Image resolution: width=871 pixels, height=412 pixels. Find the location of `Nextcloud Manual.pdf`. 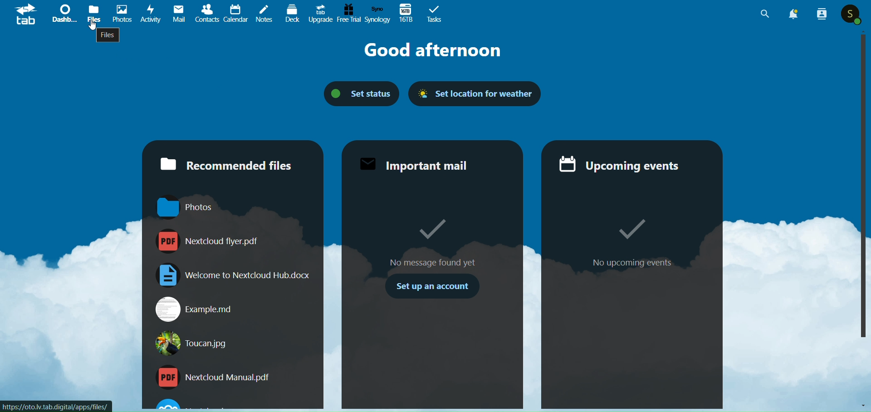

Nextcloud Manual.pdf is located at coordinates (233, 378).